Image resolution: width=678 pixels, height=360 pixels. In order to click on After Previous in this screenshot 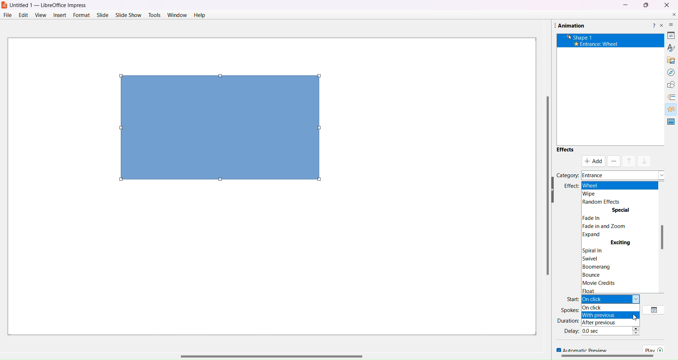, I will do `click(606, 322)`.